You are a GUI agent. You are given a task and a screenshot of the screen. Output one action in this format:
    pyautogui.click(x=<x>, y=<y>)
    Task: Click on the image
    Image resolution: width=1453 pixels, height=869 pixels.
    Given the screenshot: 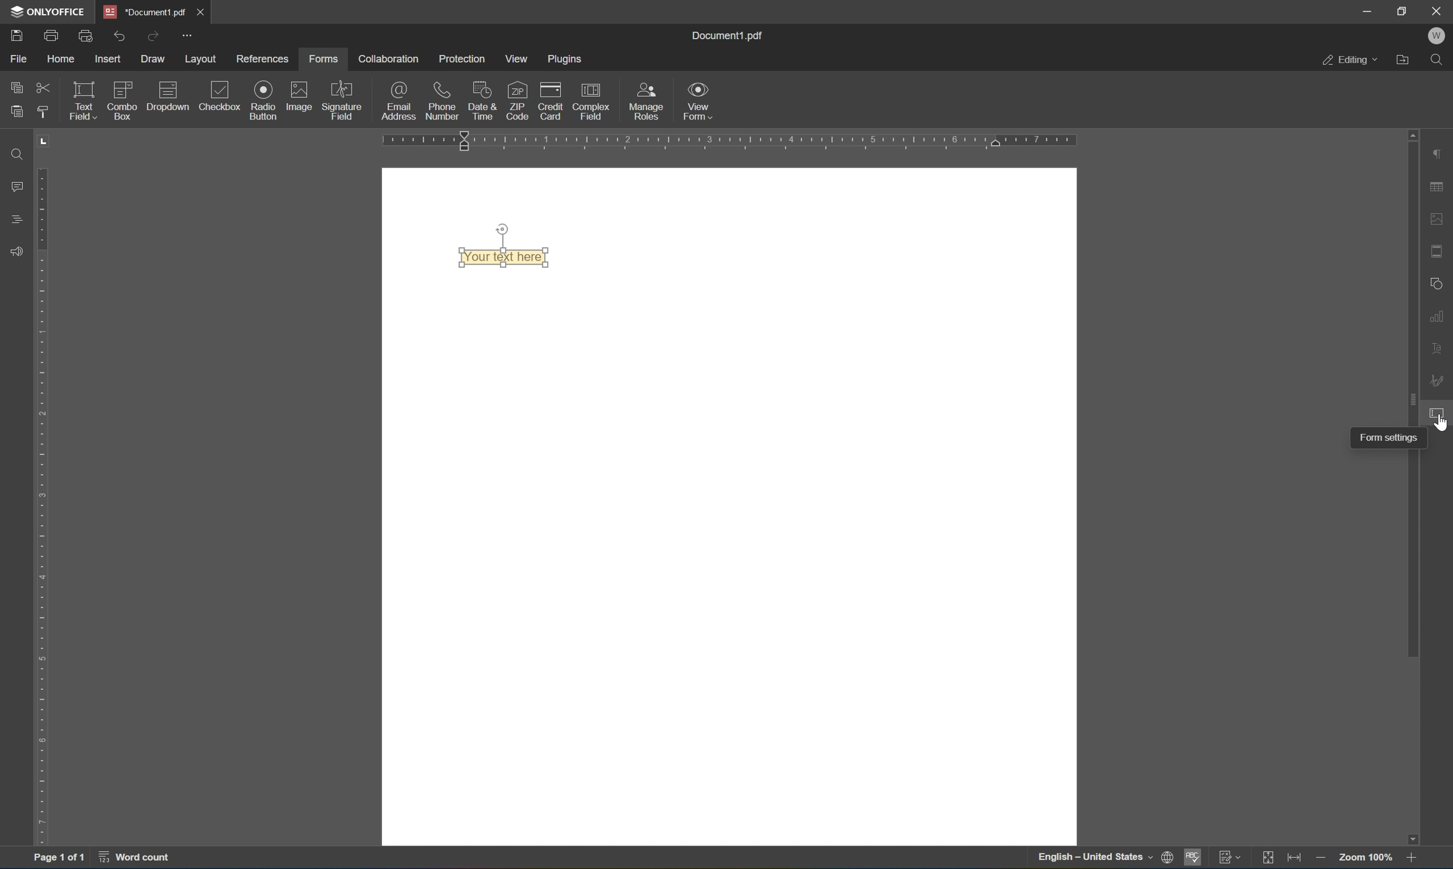 What is the action you would take?
    pyautogui.click(x=298, y=100)
    